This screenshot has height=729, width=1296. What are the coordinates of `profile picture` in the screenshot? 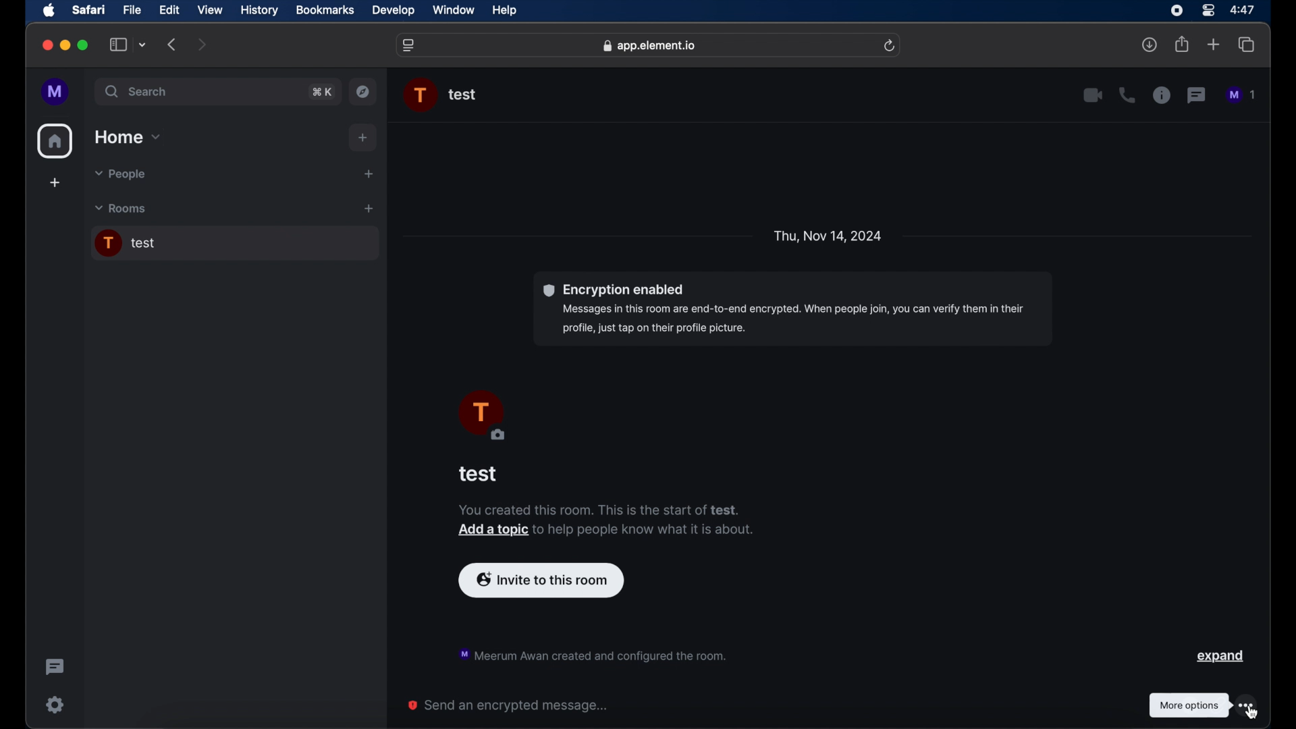 It's located at (481, 416).